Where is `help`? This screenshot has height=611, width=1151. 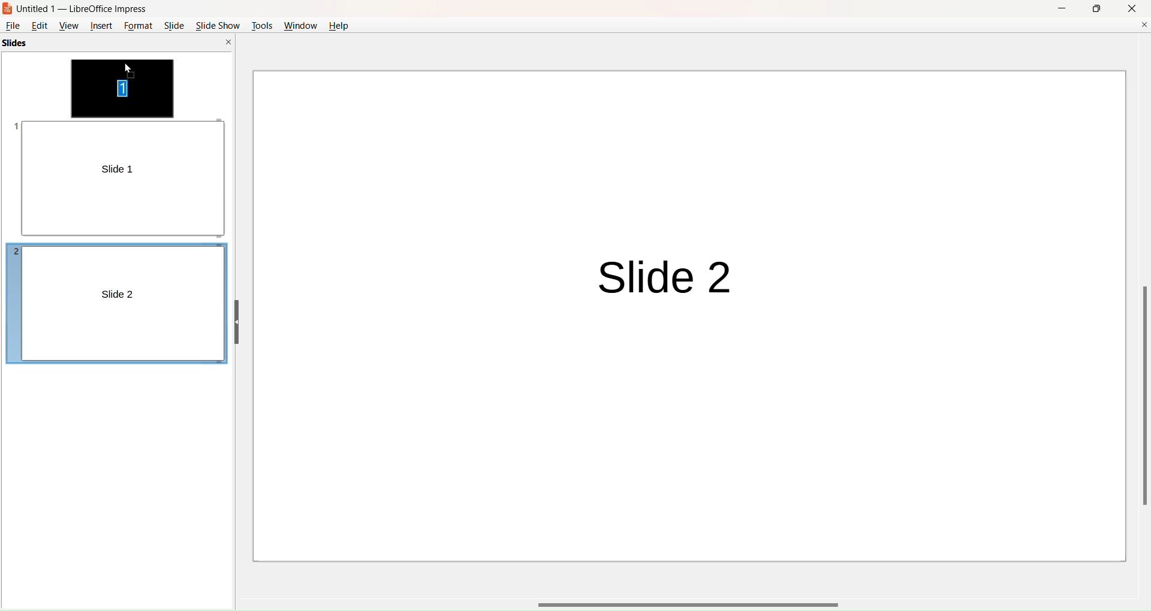
help is located at coordinates (341, 25).